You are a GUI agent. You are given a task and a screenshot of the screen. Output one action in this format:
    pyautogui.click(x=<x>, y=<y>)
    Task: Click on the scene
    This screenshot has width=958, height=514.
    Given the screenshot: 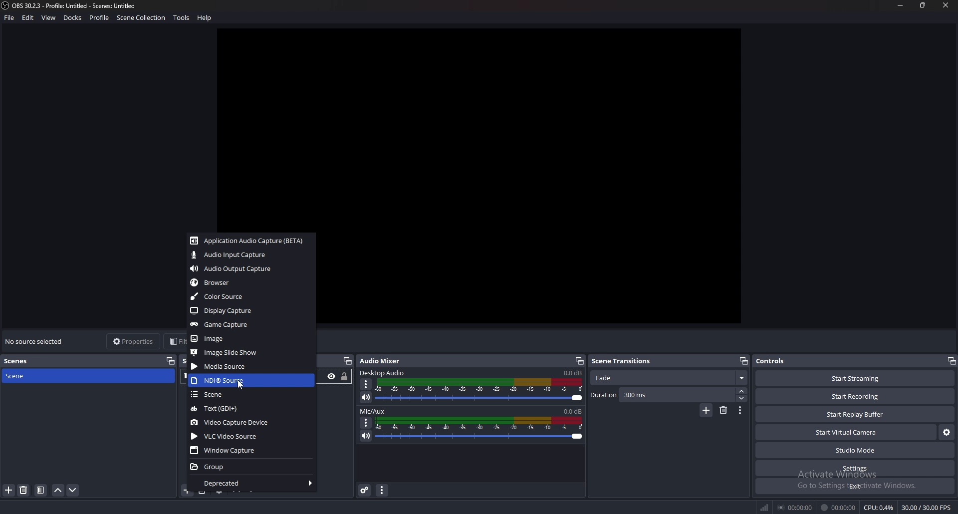 What is the action you would take?
    pyautogui.click(x=250, y=394)
    